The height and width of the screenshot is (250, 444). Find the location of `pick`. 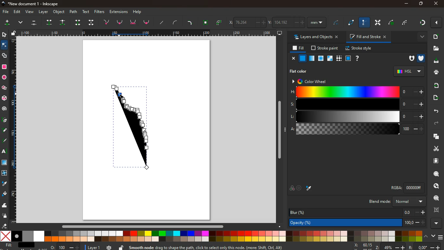

pick is located at coordinates (4, 120).